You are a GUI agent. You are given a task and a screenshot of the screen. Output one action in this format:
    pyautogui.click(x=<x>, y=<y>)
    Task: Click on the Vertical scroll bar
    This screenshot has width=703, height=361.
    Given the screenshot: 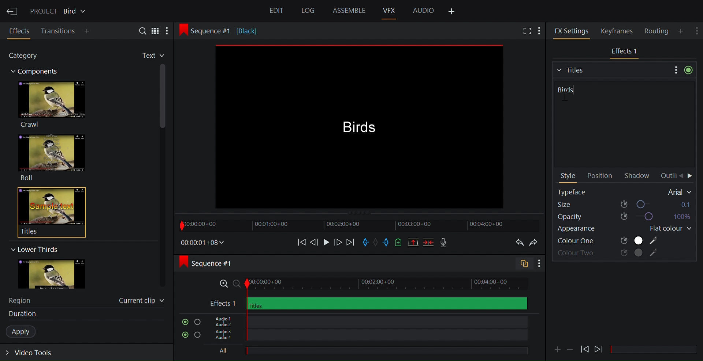 What is the action you would take?
    pyautogui.click(x=163, y=133)
    